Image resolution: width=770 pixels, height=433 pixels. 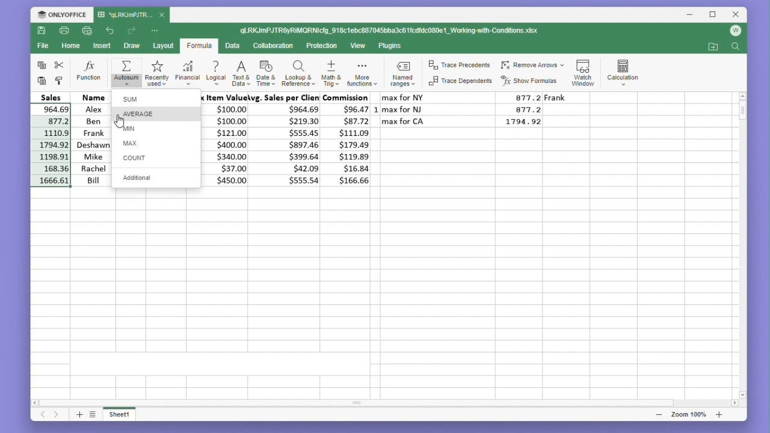 What do you see at coordinates (156, 99) in the screenshot?
I see `sum` at bounding box center [156, 99].